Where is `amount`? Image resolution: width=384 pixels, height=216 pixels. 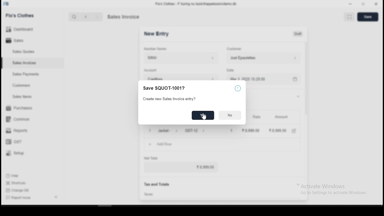
amount is located at coordinates (283, 117).